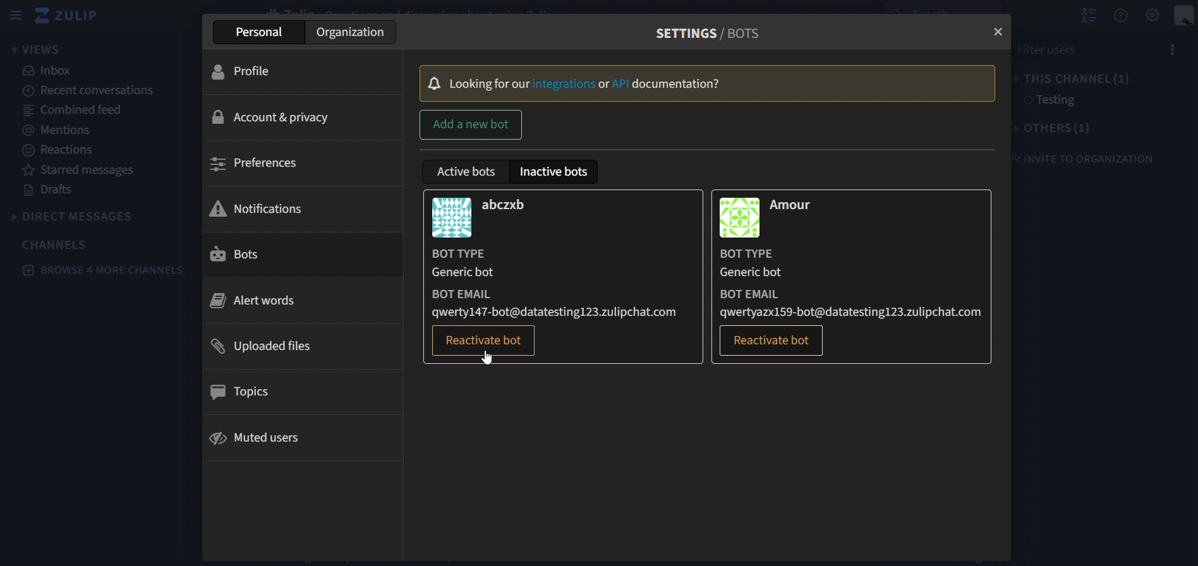 The image size is (1198, 566). What do you see at coordinates (755, 293) in the screenshot?
I see `BOT EMAIL` at bounding box center [755, 293].